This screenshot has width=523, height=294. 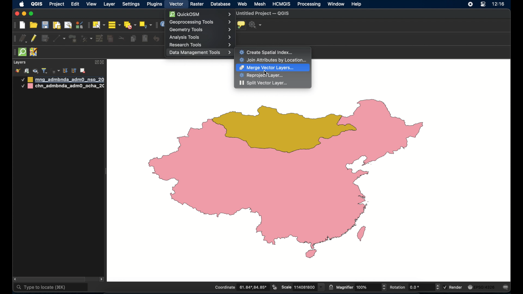 I want to click on settings, so click(x=132, y=5).